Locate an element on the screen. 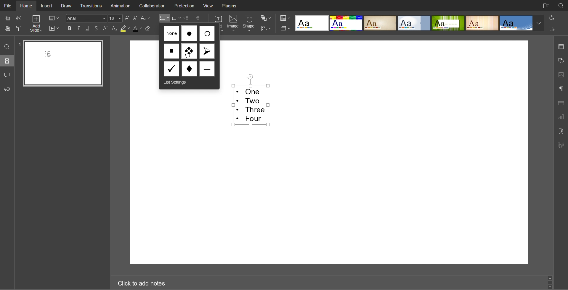 This screenshot has height=290, width=568. Table is located at coordinates (561, 103).